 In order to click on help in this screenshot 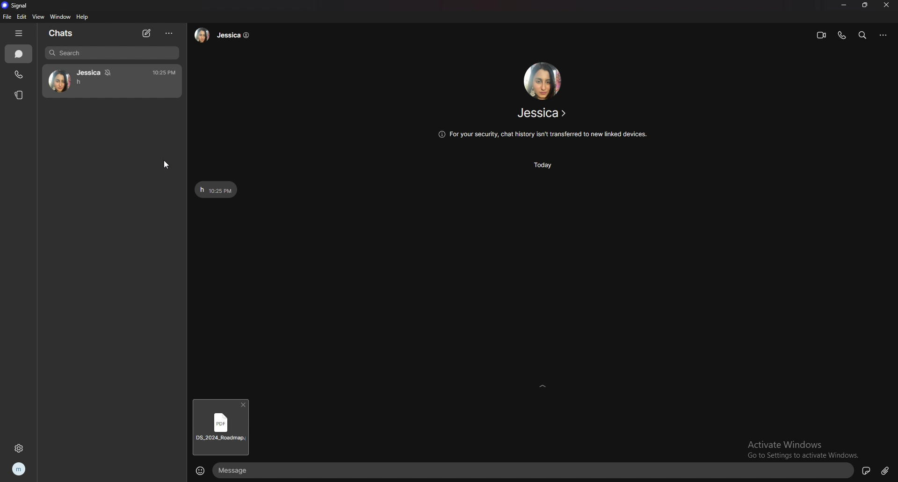, I will do `click(83, 16)`.